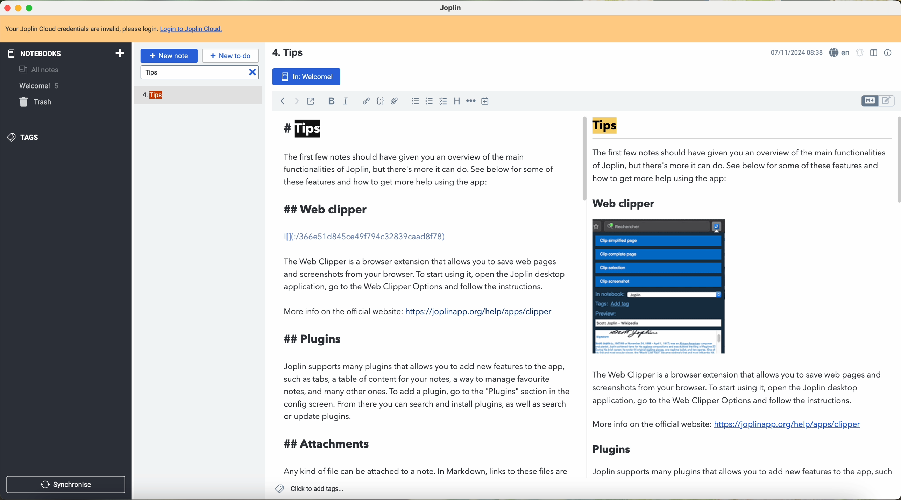  I want to click on Joplin, so click(451, 7).